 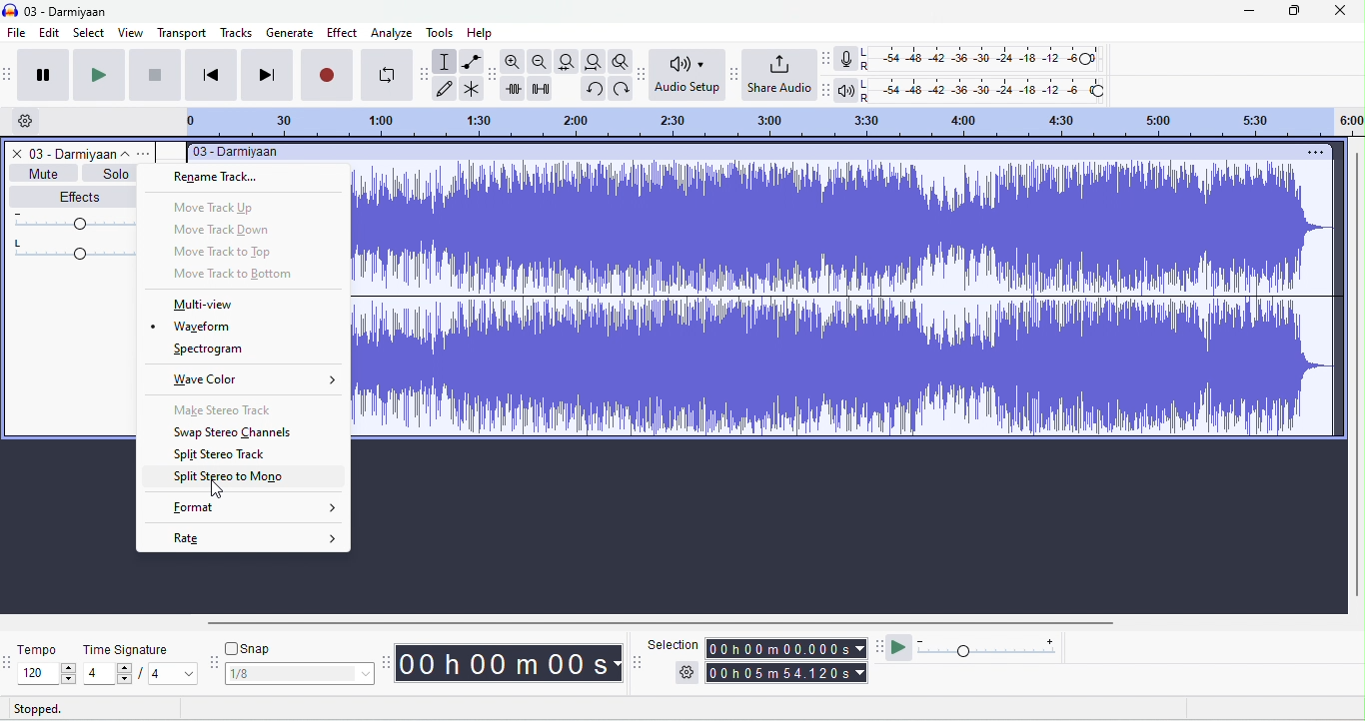 I want to click on audacity tools toolbar, so click(x=424, y=76).